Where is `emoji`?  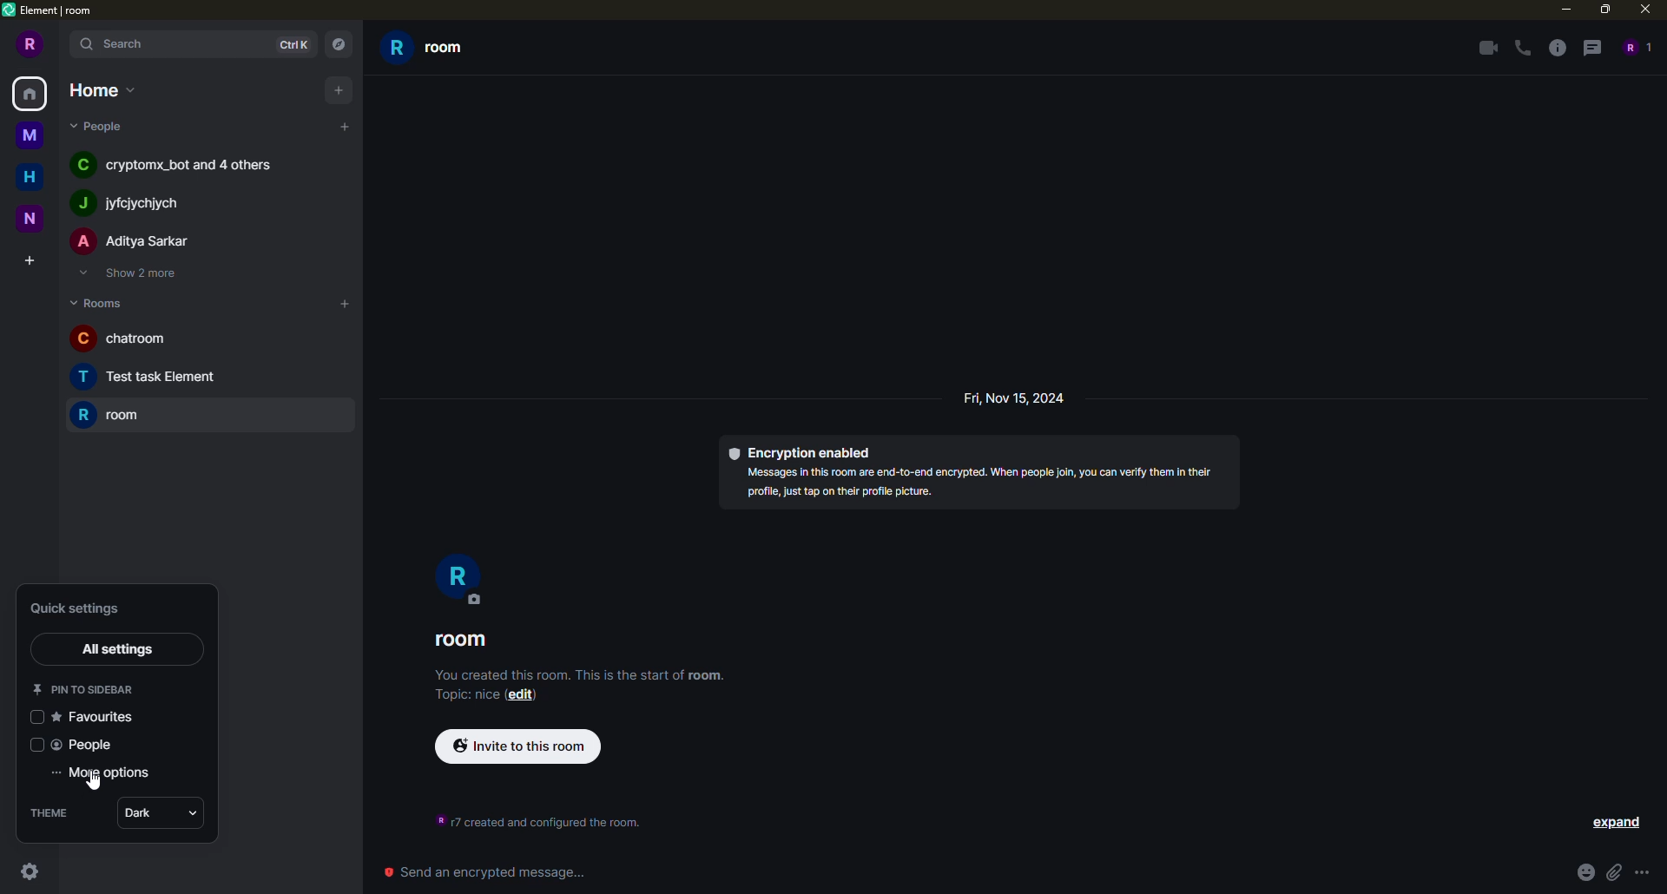 emoji is located at coordinates (1582, 871).